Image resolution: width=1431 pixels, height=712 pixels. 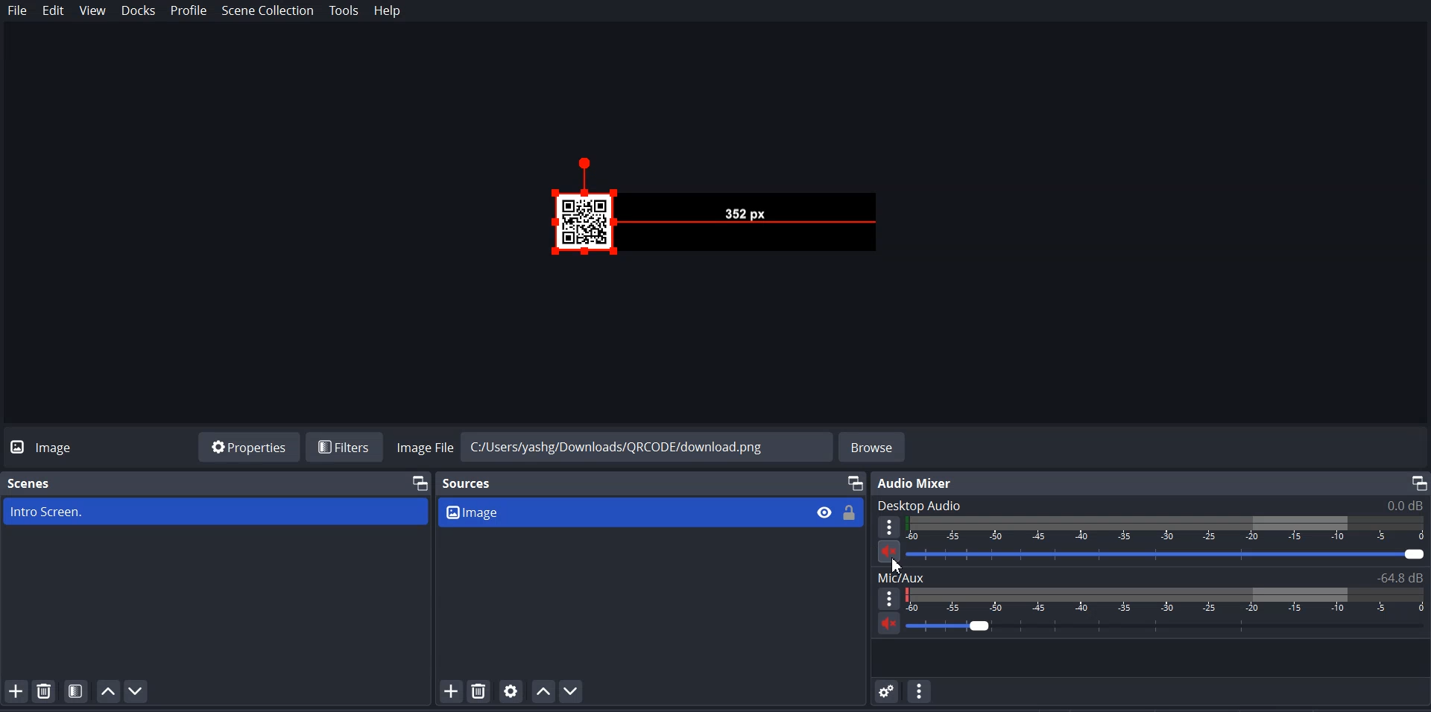 I want to click on Volume Adjuster, so click(x=1166, y=625).